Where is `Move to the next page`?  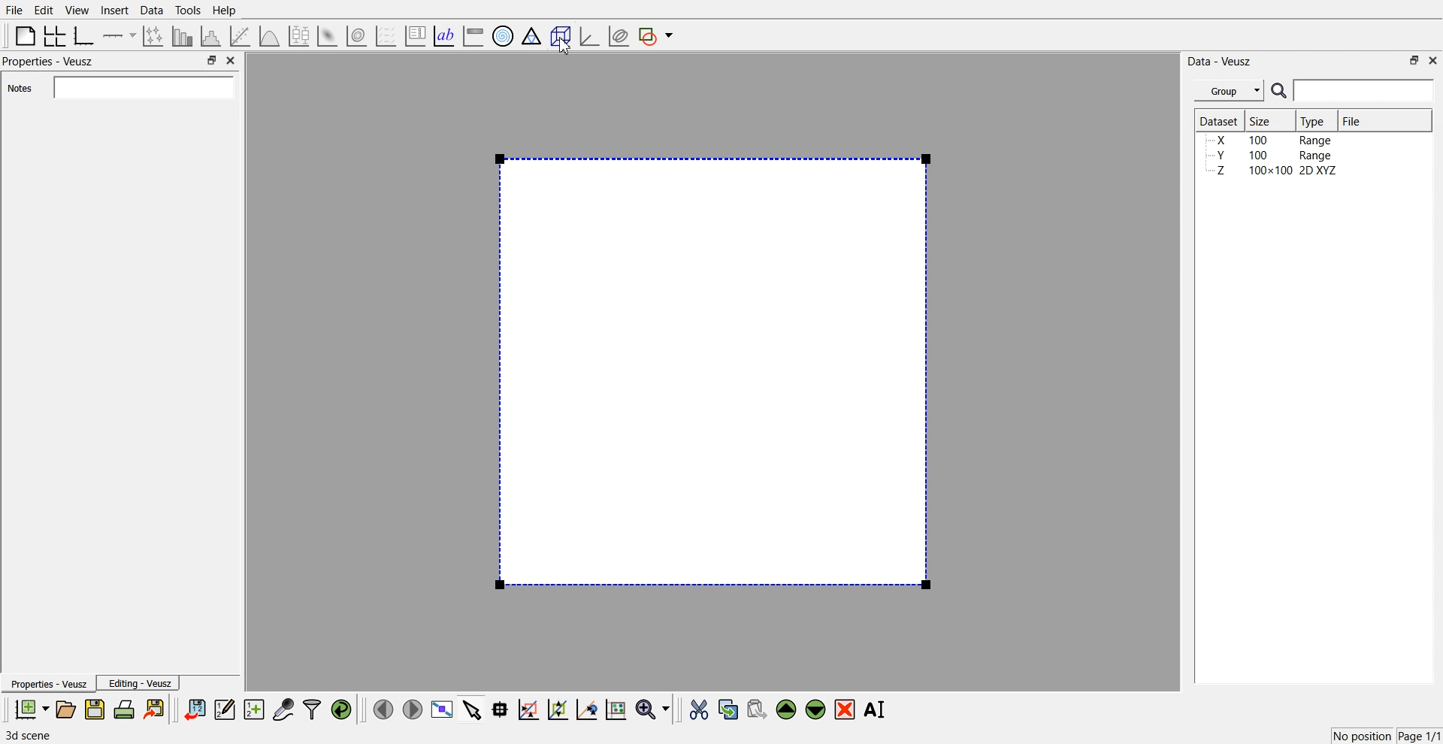 Move to the next page is located at coordinates (413, 708).